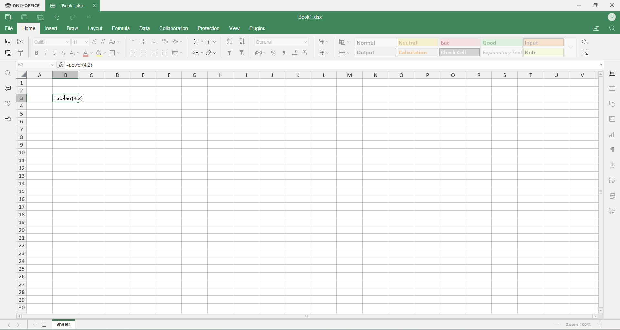 This screenshot has width=620, height=330. Describe the element at coordinates (28, 28) in the screenshot. I see `home` at that location.